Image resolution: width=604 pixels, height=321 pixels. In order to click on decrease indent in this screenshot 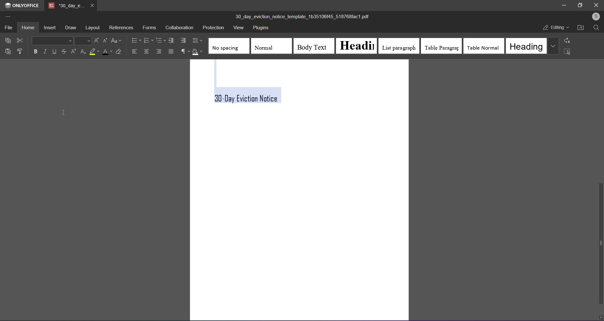, I will do `click(171, 40)`.